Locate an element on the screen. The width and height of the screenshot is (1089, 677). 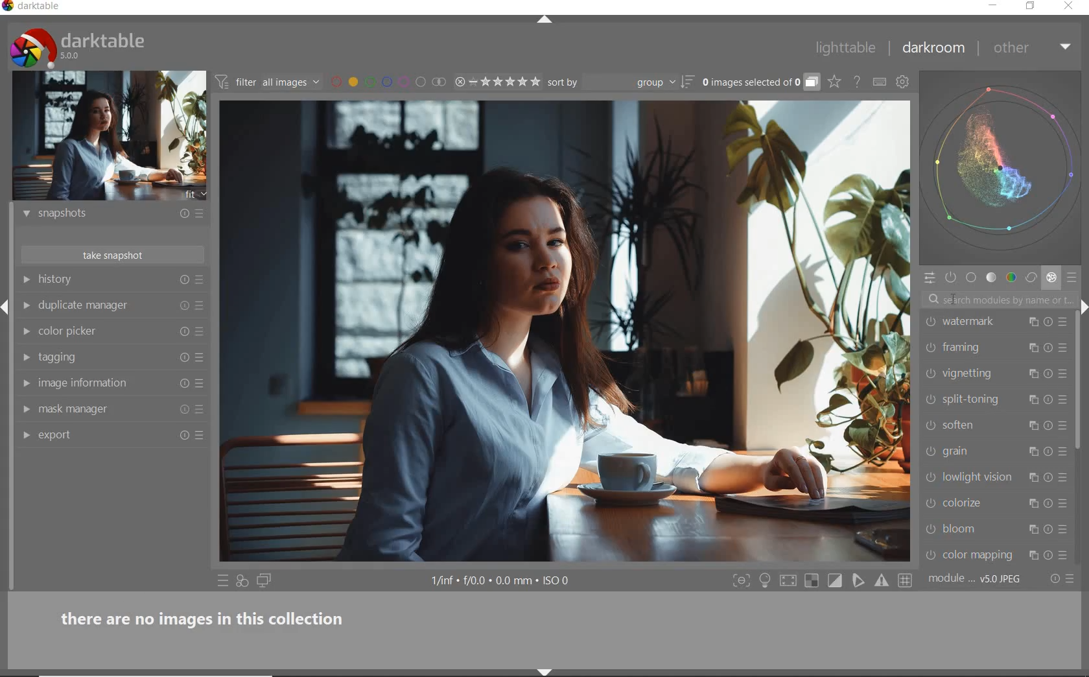
image preview is located at coordinates (110, 136).